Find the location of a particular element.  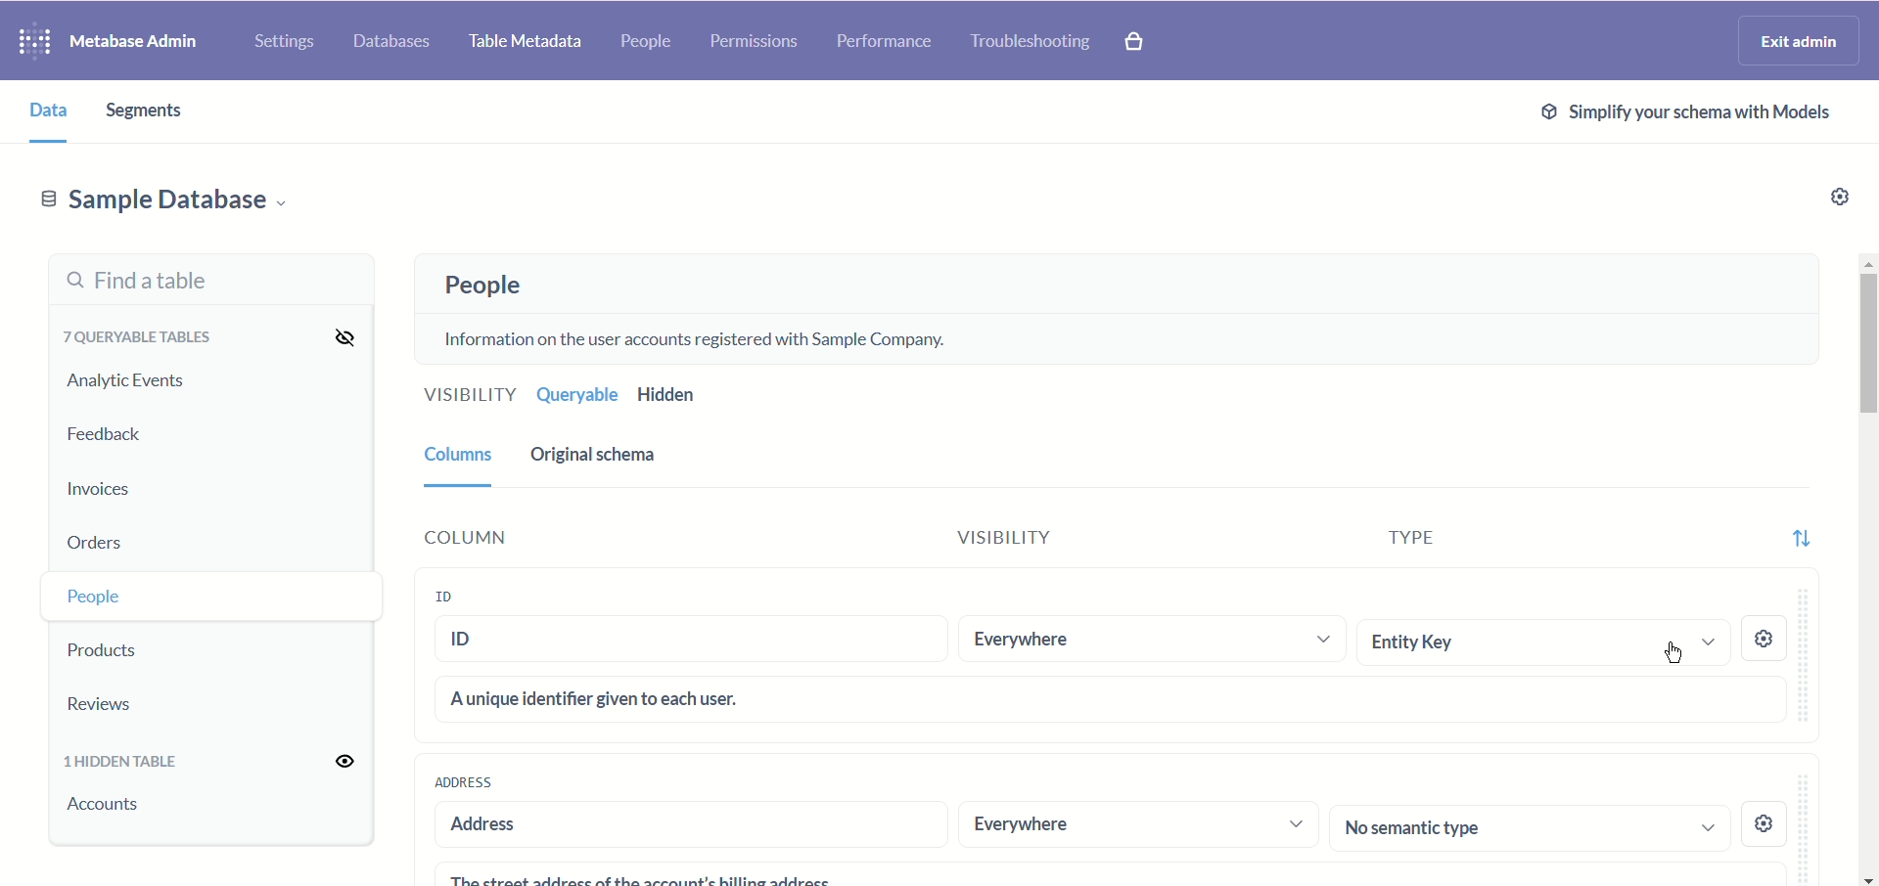

Queryable is located at coordinates (574, 395).